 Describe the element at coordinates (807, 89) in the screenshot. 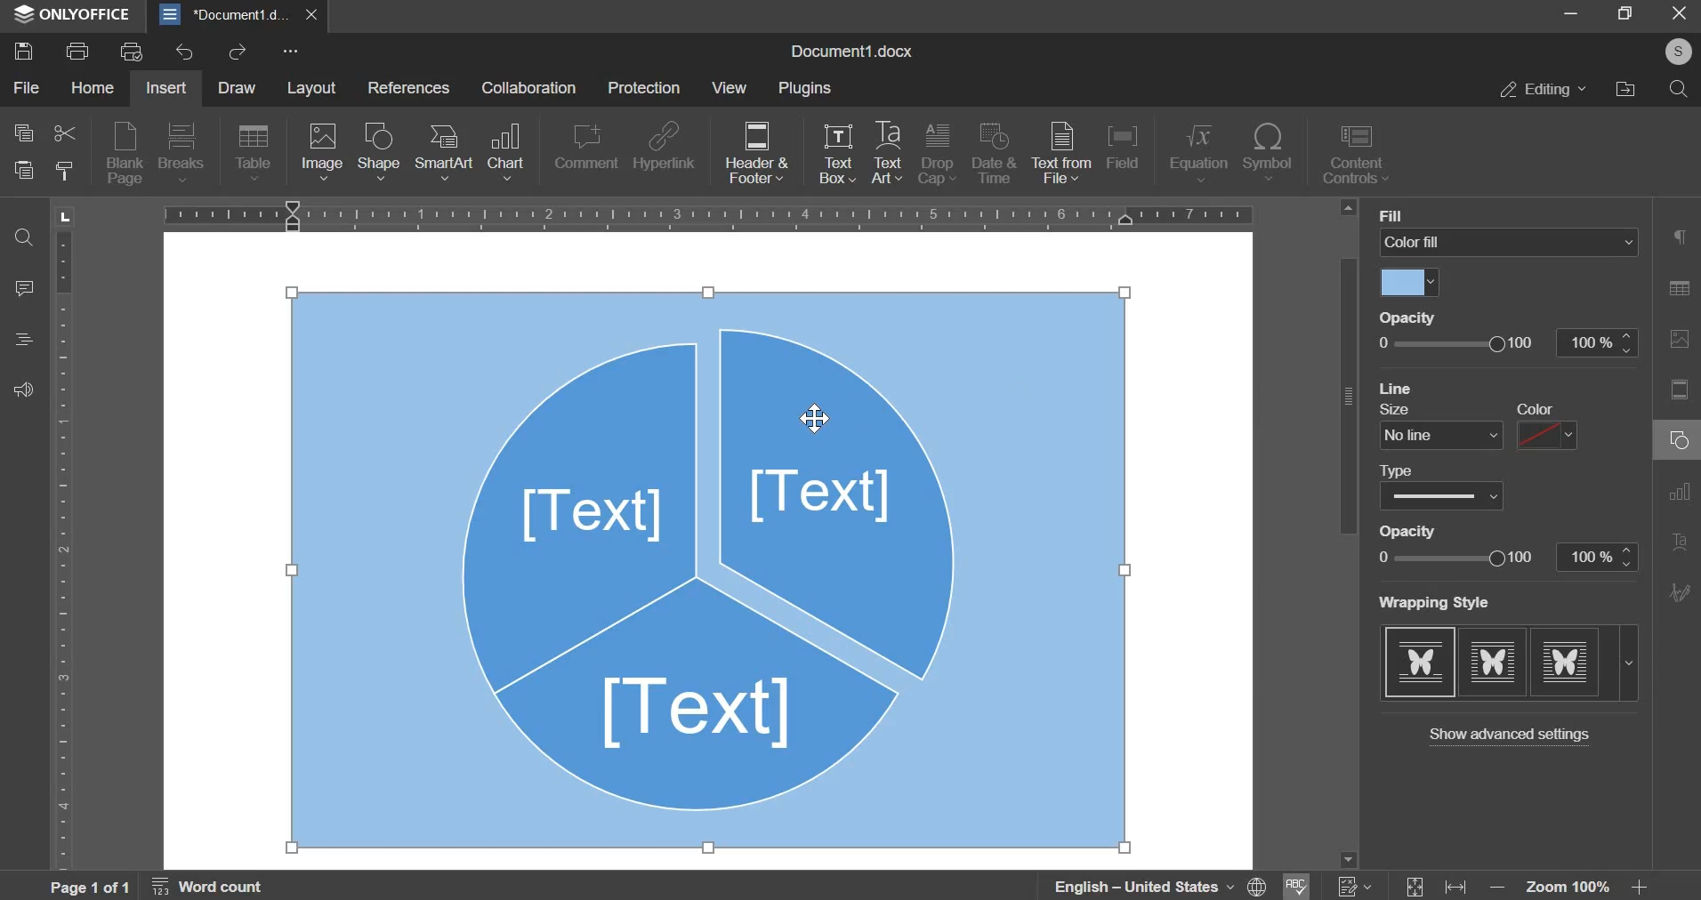

I see `plugins` at that location.